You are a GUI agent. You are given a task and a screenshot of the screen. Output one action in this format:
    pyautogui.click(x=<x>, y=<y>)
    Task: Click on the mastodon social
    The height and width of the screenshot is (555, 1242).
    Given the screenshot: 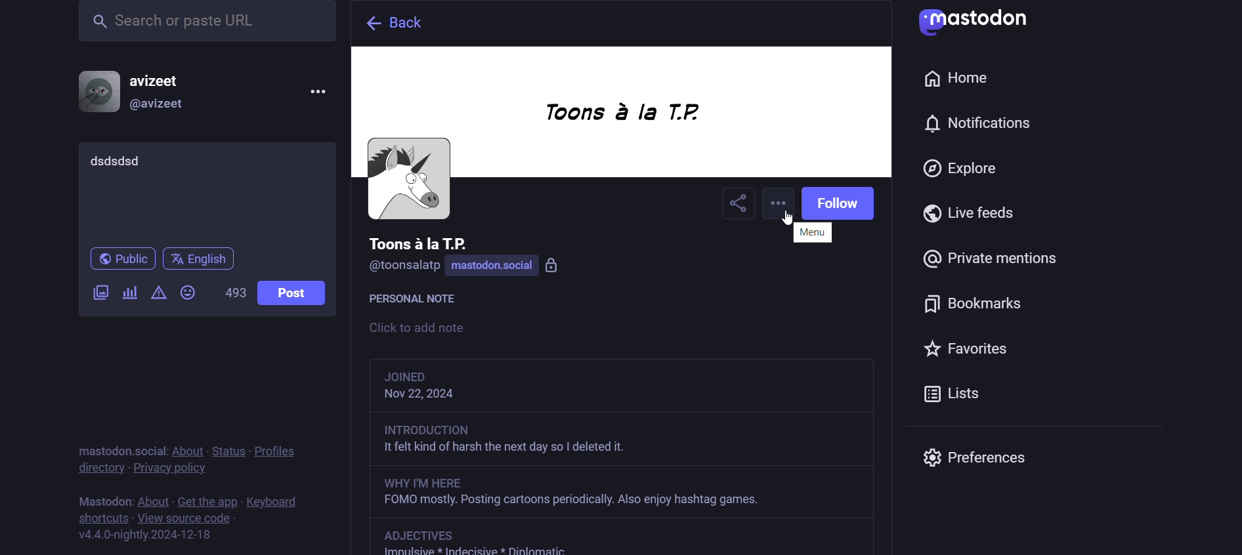 What is the action you would take?
    pyautogui.click(x=511, y=266)
    